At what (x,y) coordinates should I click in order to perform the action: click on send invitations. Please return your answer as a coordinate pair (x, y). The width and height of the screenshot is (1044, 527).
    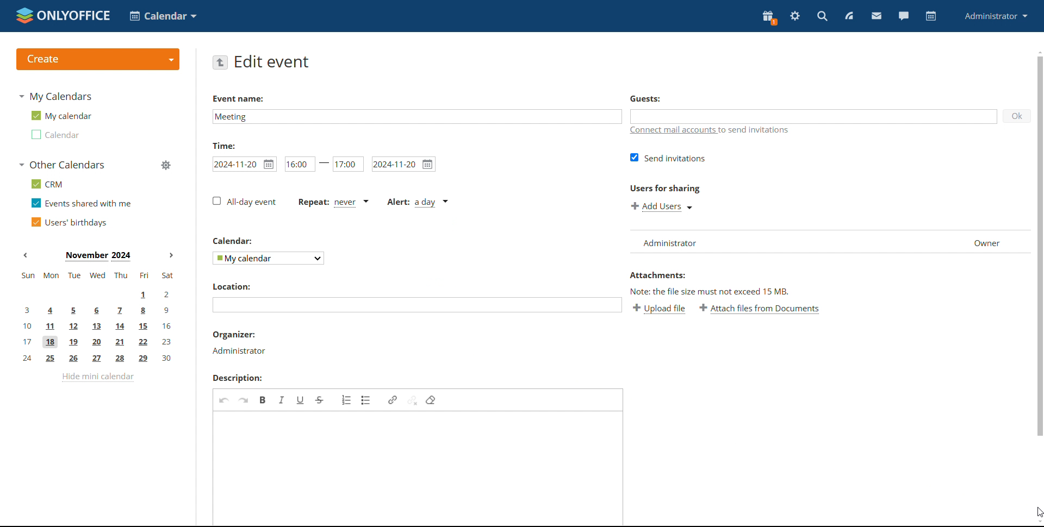
    Looking at the image, I should click on (669, 159).